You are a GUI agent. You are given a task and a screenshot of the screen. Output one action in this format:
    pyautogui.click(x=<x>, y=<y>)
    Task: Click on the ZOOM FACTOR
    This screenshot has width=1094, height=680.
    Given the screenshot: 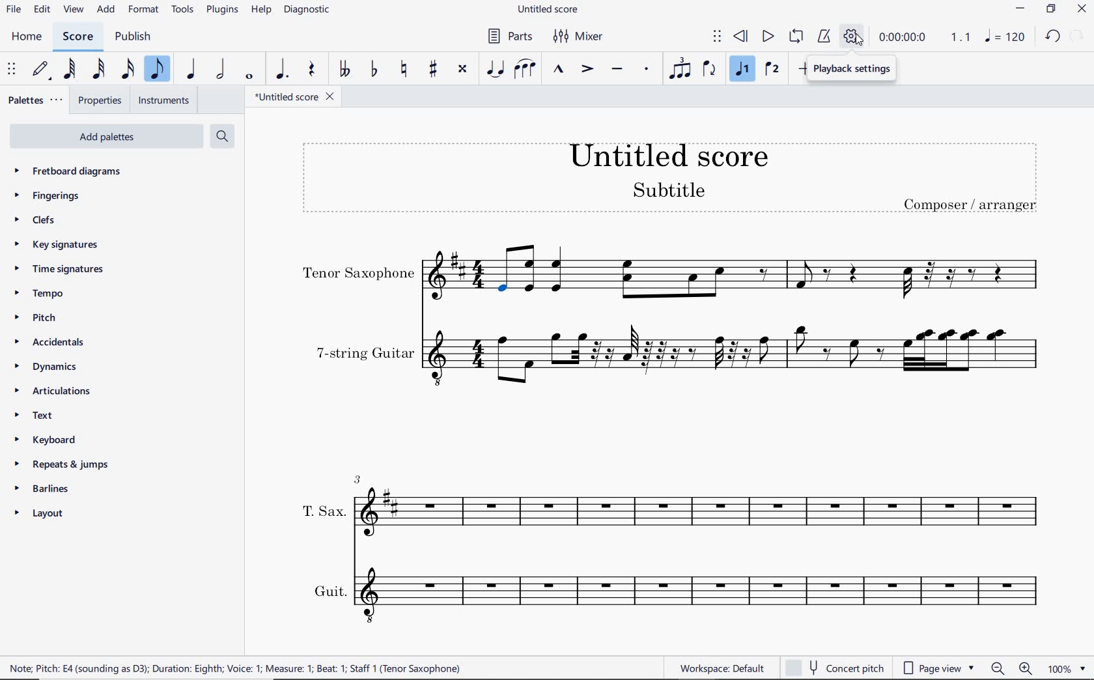 What is the action you would take?
    pyautogui.click(x=1068, y=670)
    